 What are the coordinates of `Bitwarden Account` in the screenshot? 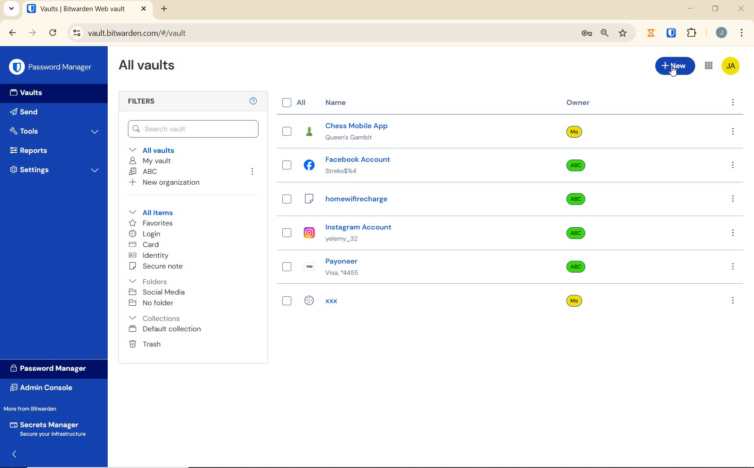 It's located at (732, 67).